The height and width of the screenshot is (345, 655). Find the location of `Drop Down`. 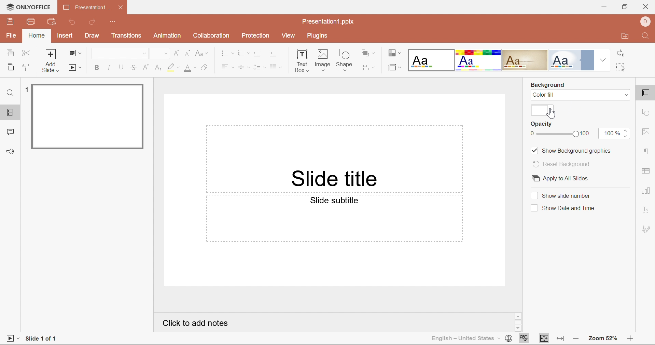

Drop Down is located at coordinates (603, 59).